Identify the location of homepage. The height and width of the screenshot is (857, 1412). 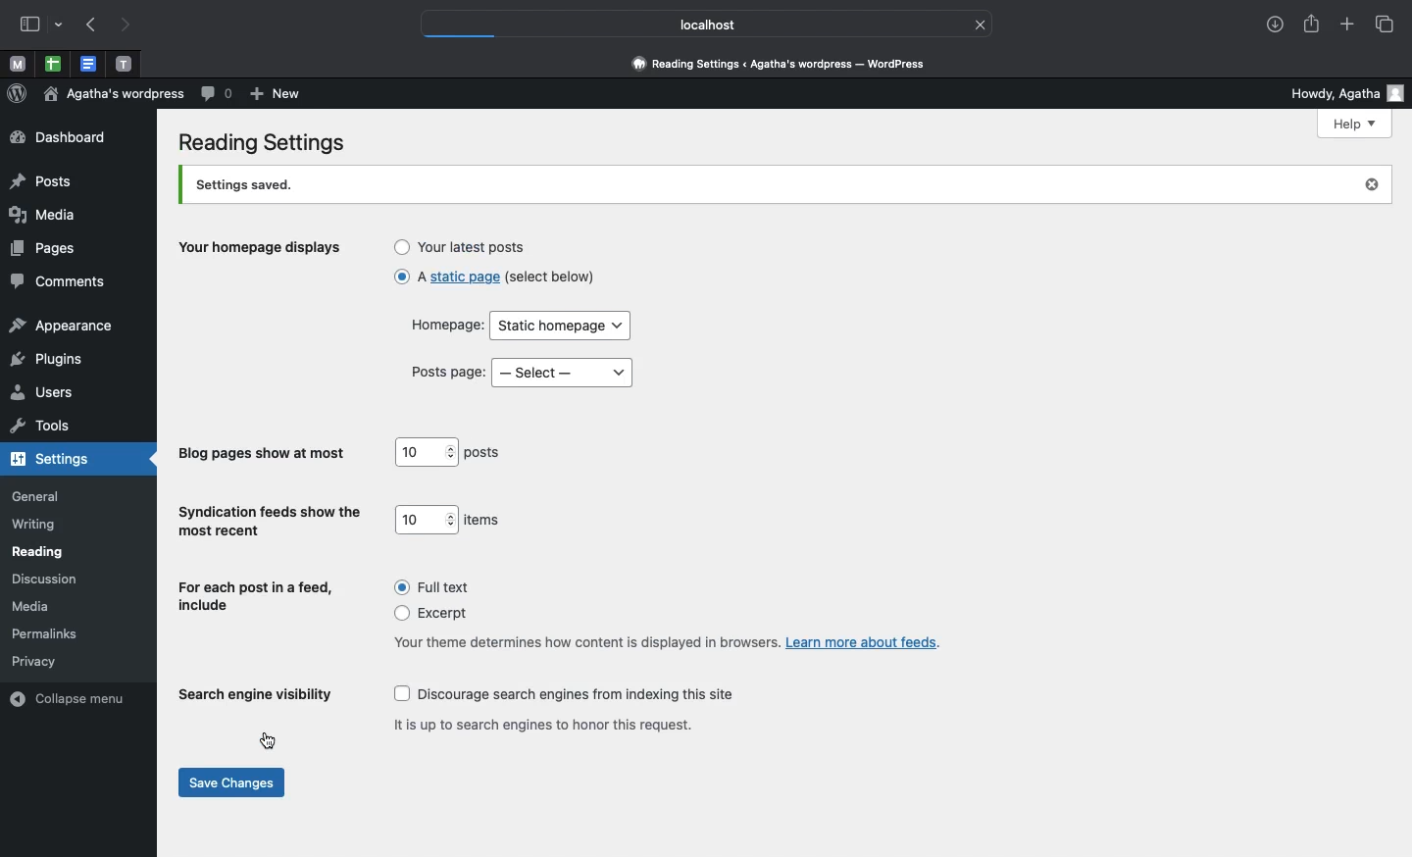
(440, 327).